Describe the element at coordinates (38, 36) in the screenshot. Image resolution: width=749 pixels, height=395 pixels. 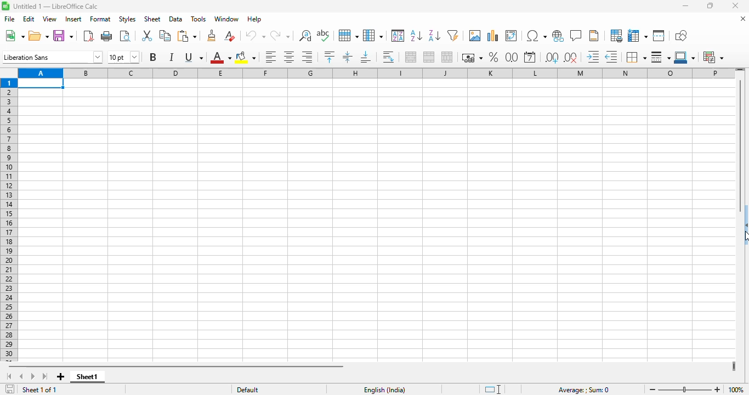
I see `open` at that location.